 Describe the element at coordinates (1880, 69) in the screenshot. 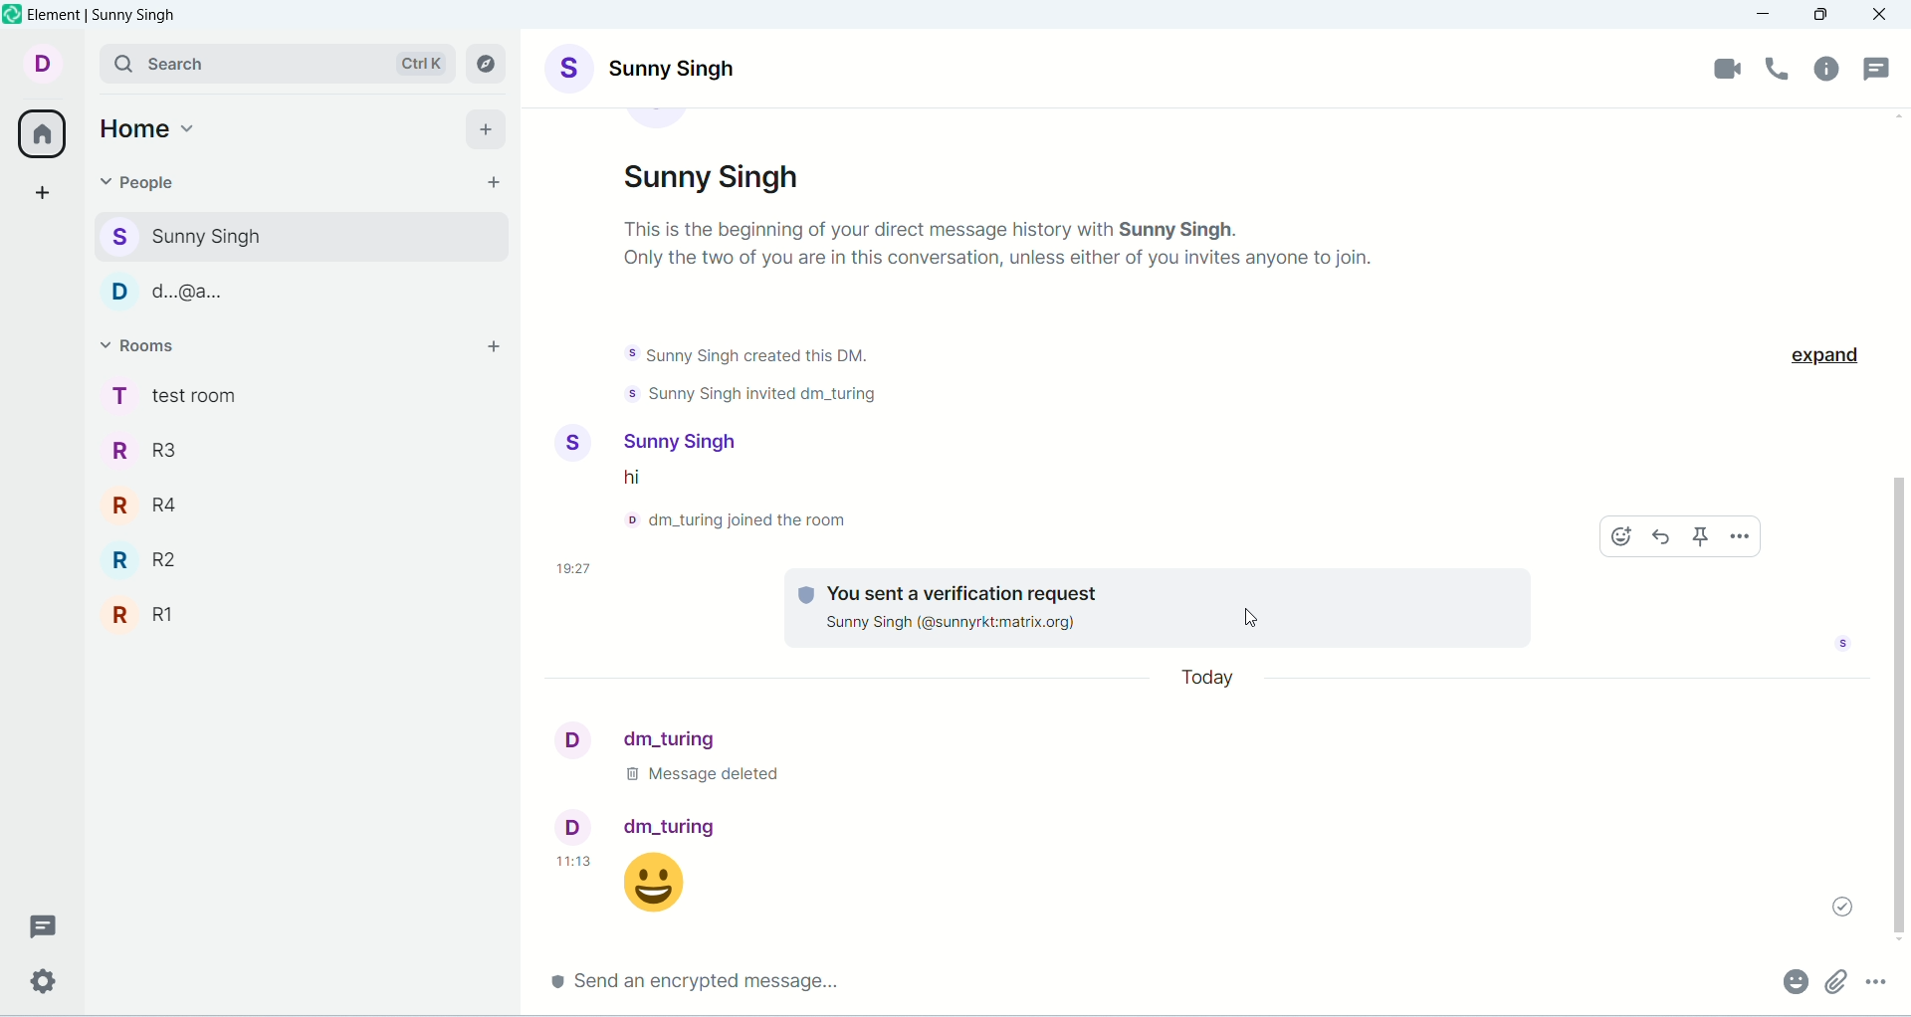

I see `threads` at that location.